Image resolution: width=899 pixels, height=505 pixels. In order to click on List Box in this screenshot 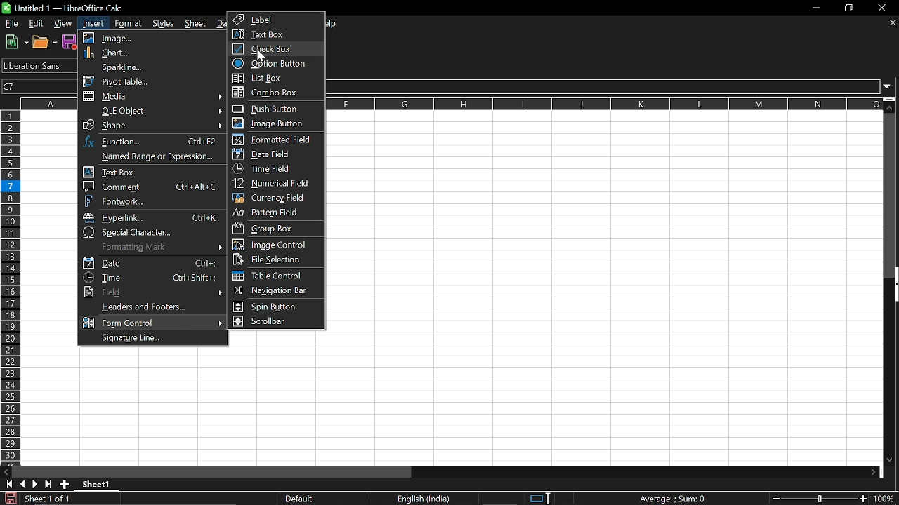, I will do `click(277, 79)`.